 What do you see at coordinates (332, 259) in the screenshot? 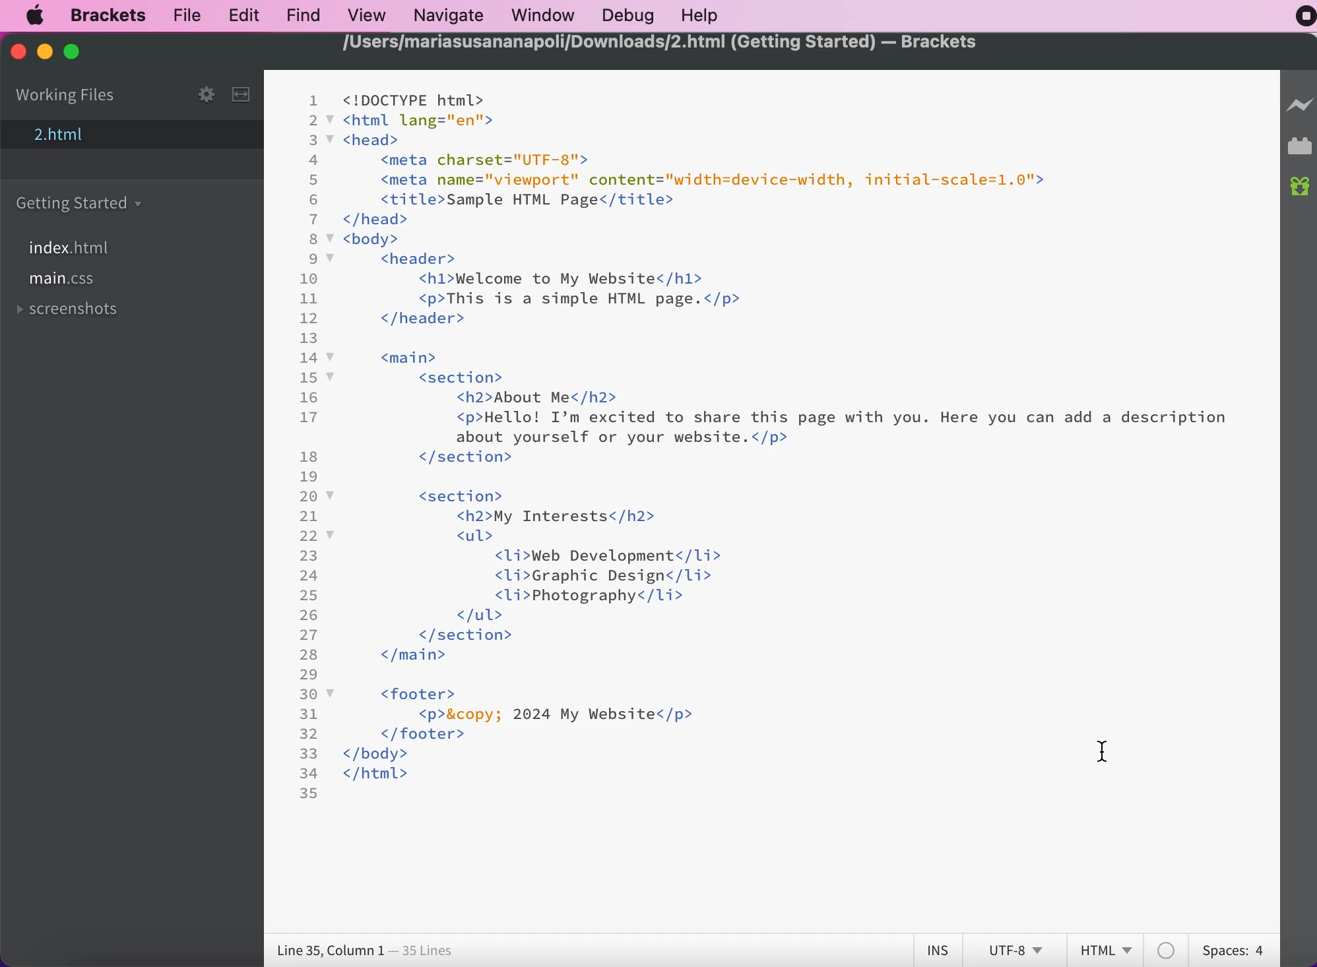
I see `code fold` at bounding box center [332, 259].